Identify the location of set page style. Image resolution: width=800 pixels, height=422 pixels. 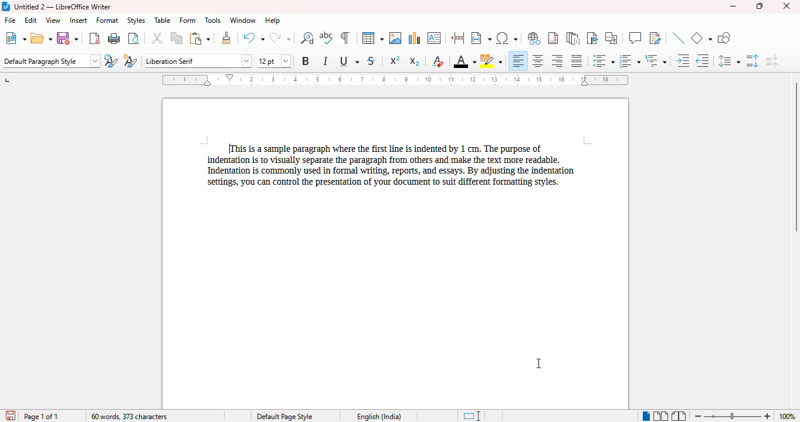
(51, 61).